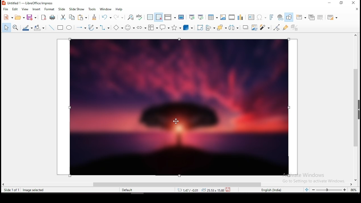  I want to click on basic shapes, so click(118, 27).